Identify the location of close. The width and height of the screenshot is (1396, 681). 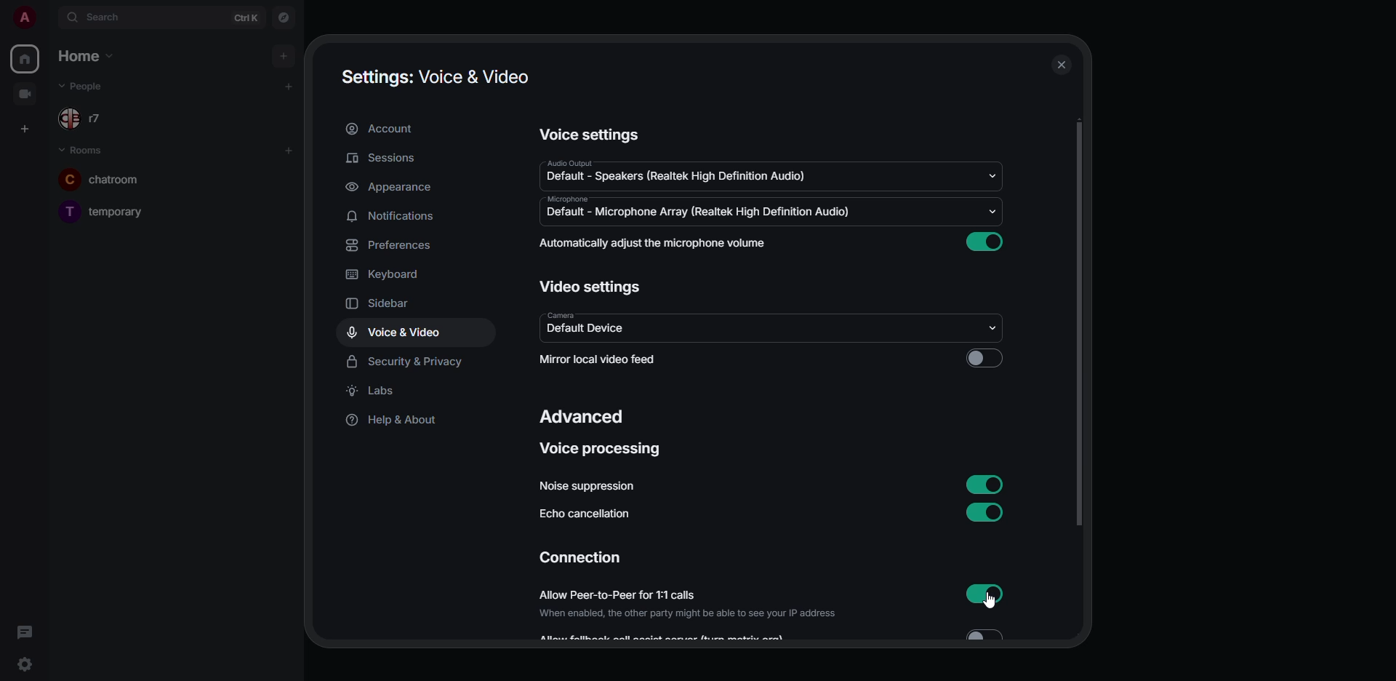
(1060, 65).